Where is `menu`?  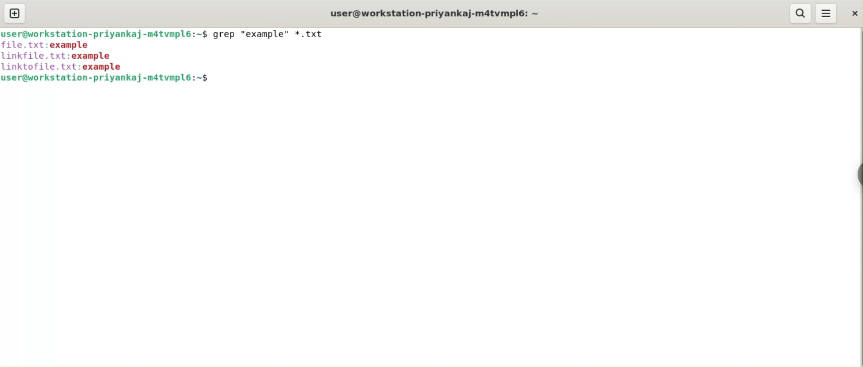 menu is located at coordinates (827, 14).